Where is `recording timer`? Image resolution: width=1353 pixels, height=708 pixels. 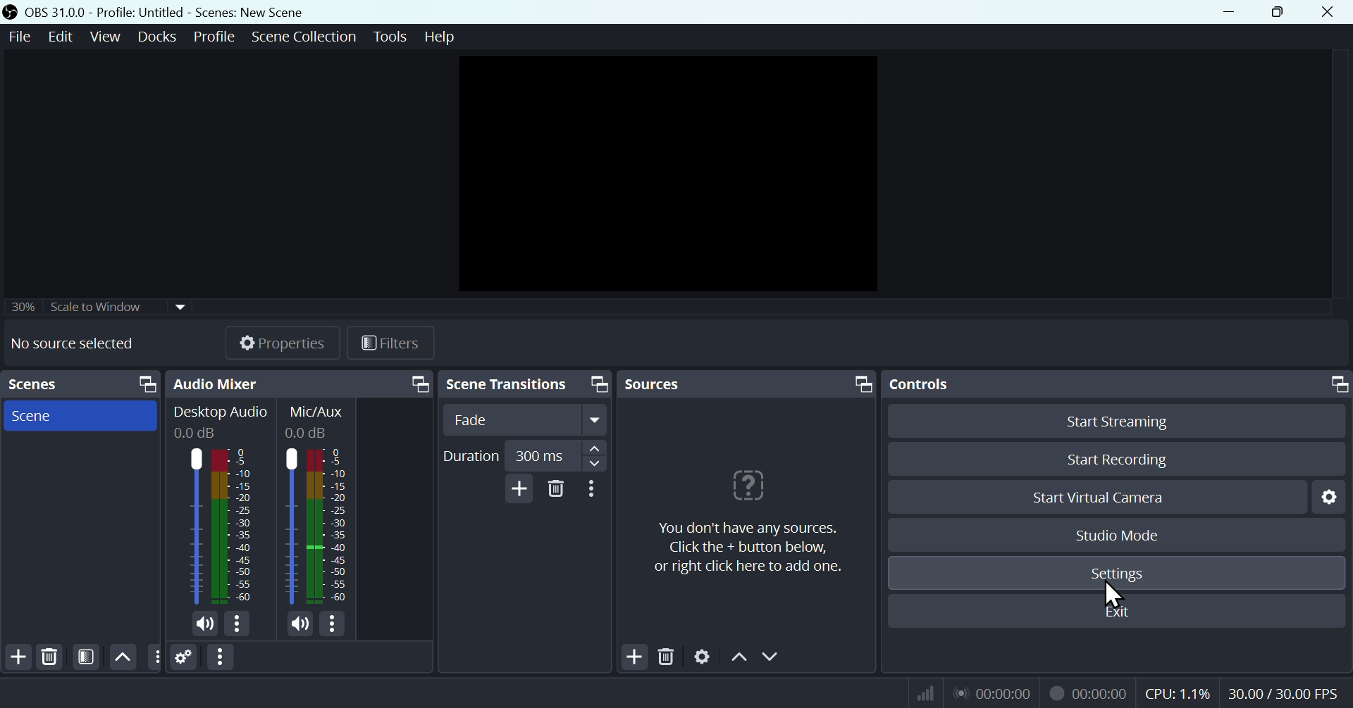 recording timer is located at coordinates (1087, 693).